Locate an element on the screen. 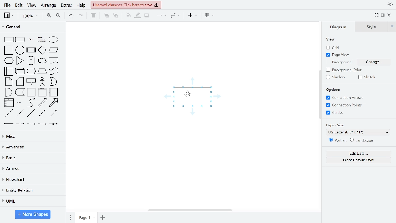 The width and height of the screenshot is (396, 223). basic is located at coordinates (32, 159).